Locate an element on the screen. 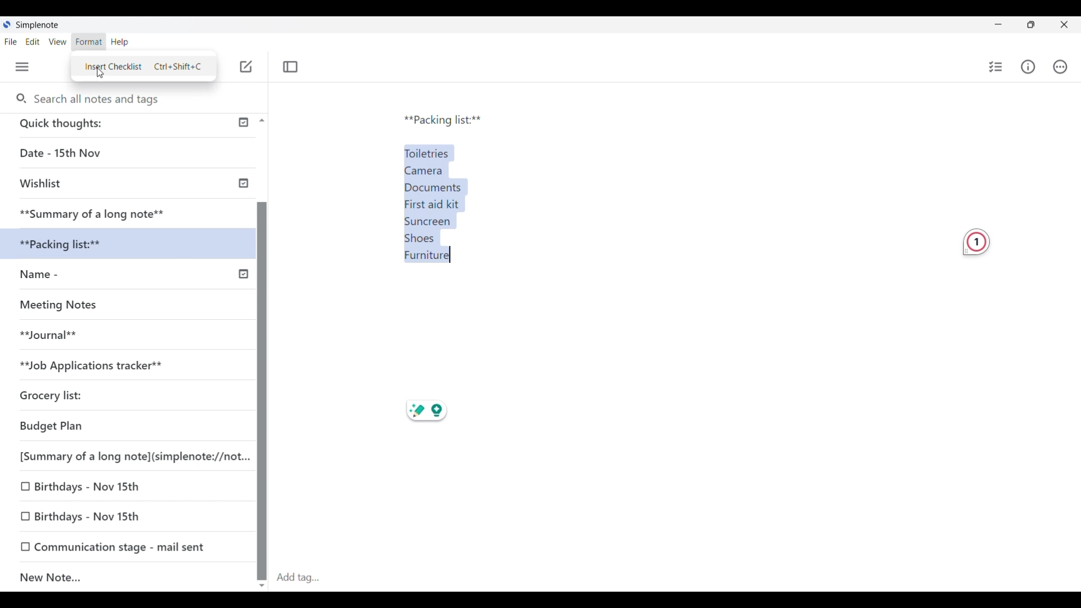 The width and height of the screenshot is (1081, 608). Insert checklist is located at coordinates (997, 67).